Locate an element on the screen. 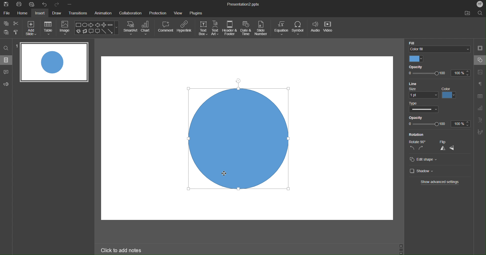 Image resolution: width=486 pixels, height=255 pixels. Quick Print is located at coordinates (33, 5).